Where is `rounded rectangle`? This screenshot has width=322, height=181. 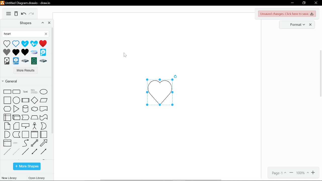
rounded rectangle is located at coordinates (16, 92).